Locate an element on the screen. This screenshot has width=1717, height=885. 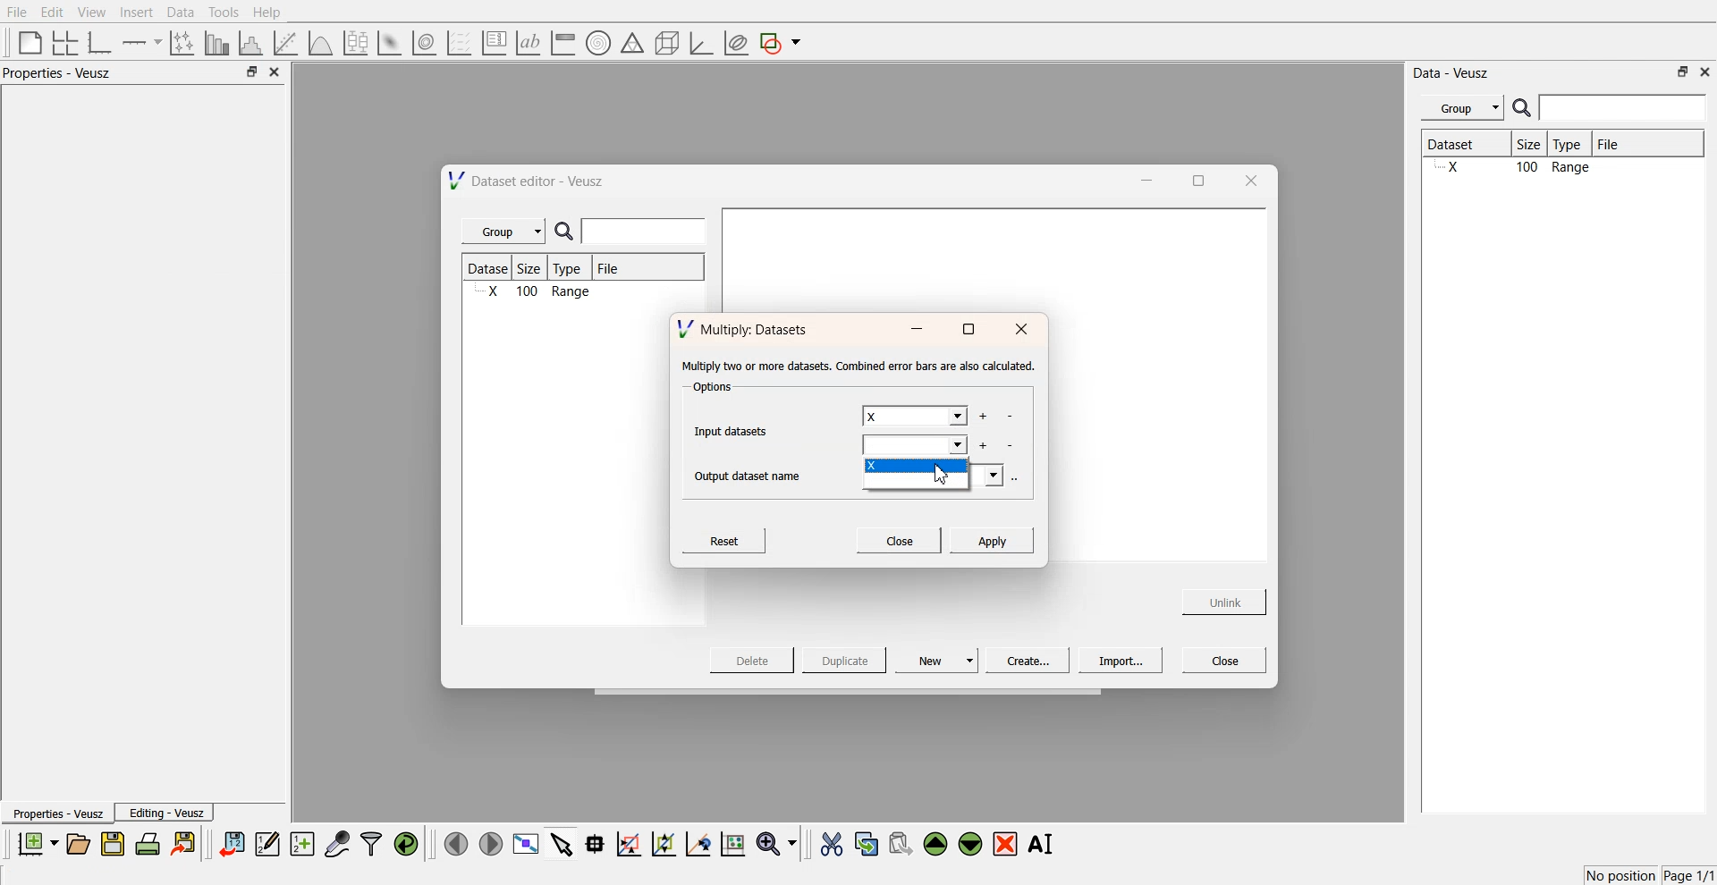
Group | is located at coordinates (506, 232).